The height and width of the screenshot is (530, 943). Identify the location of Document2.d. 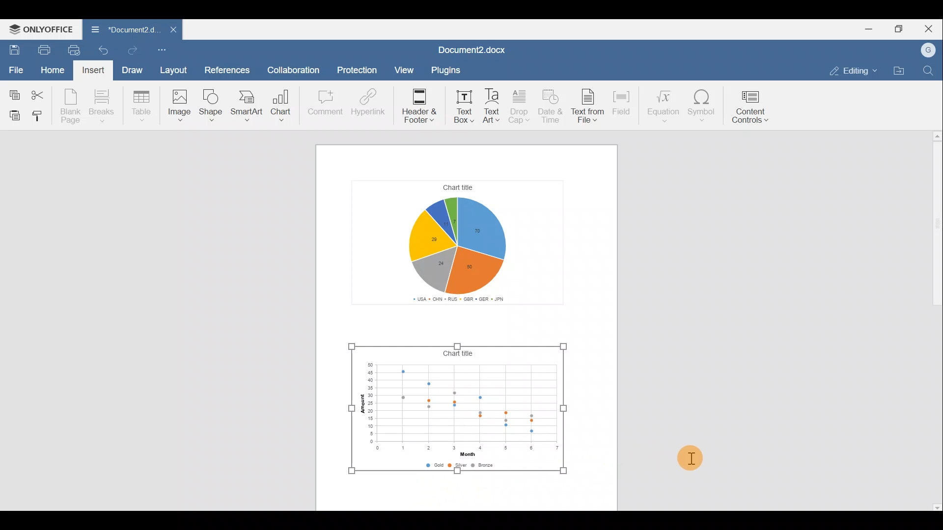
(122, 30).